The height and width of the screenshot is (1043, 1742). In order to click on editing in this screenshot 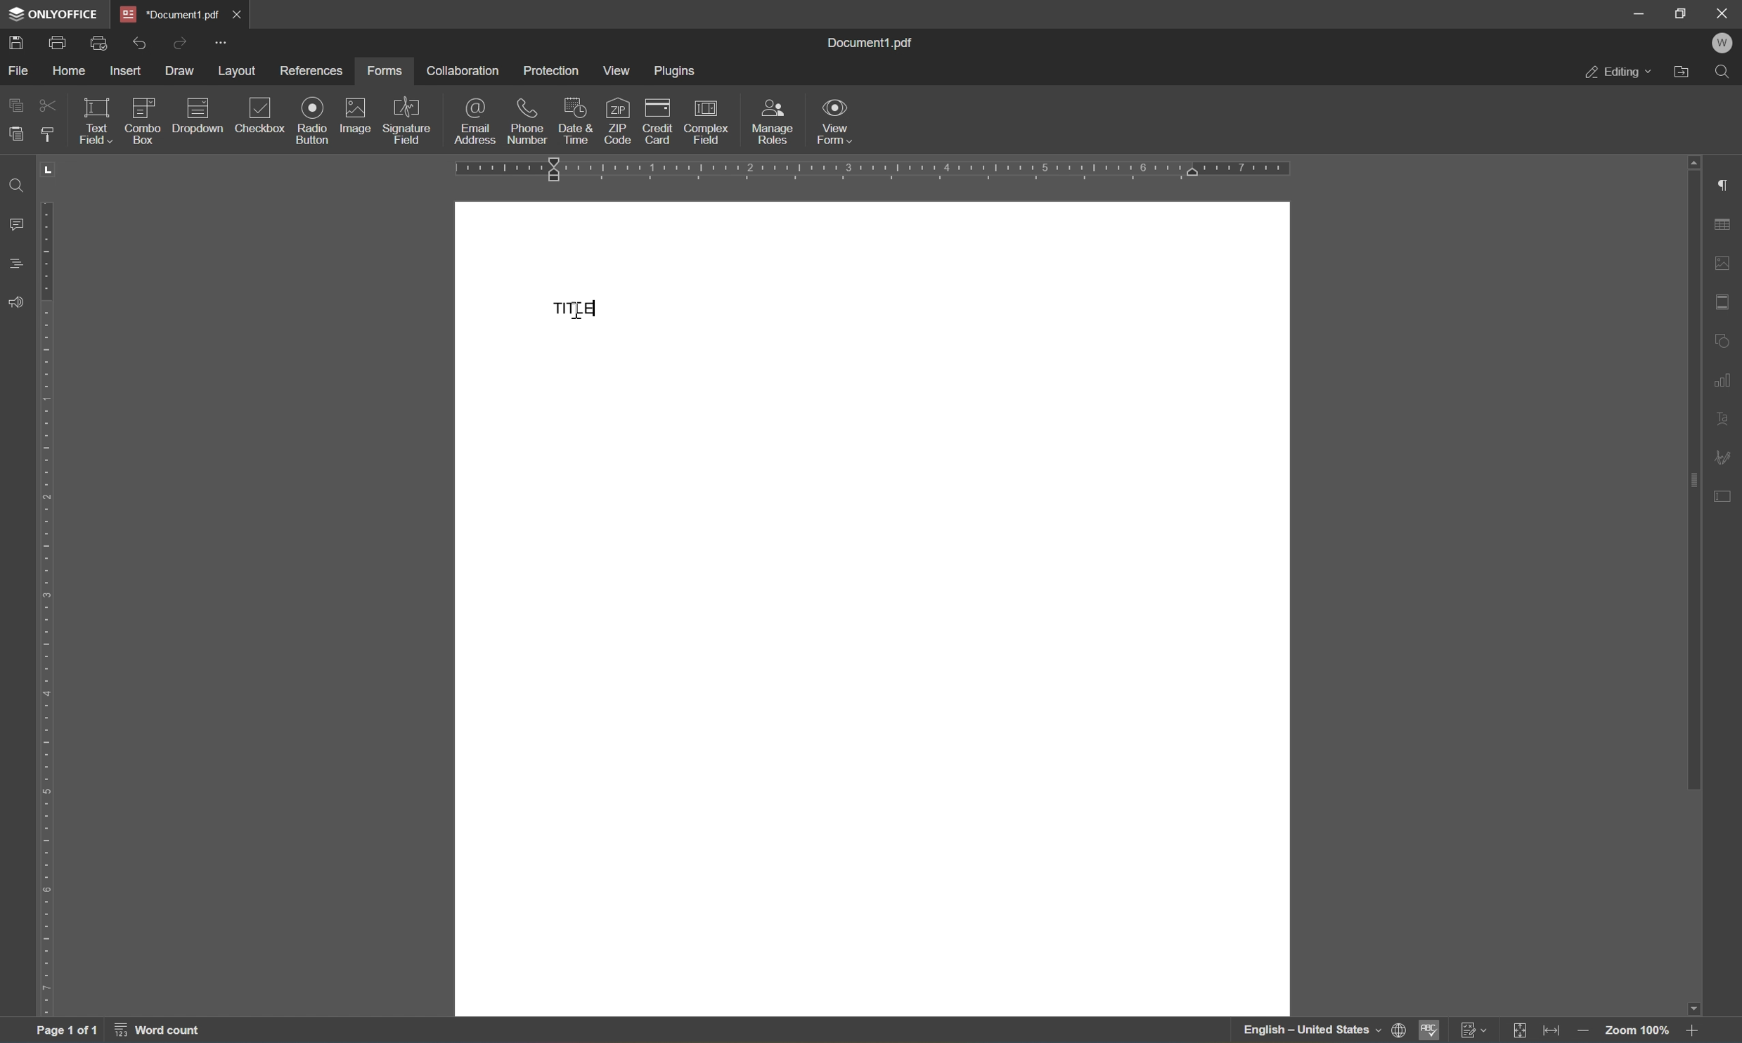, I will do `click(1616, 73)`.